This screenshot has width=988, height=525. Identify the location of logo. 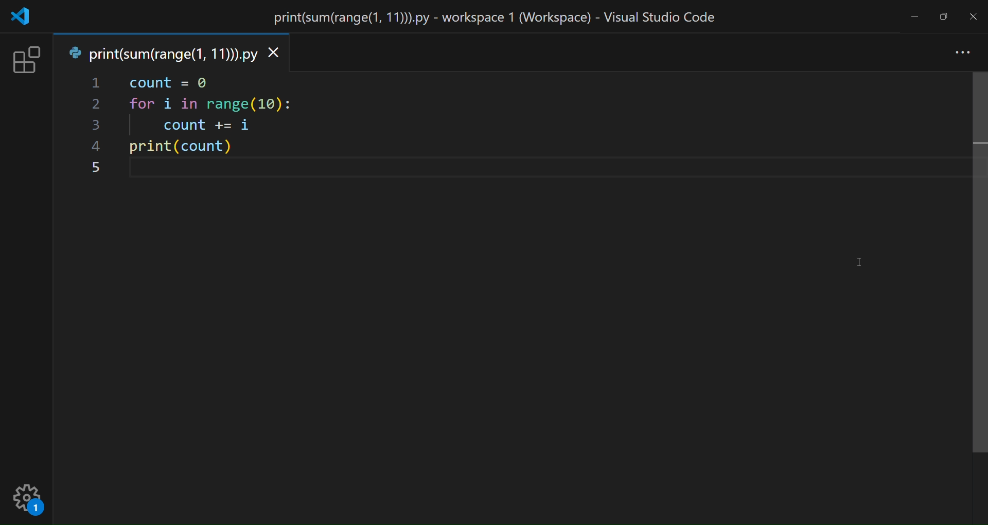
(22, 17).